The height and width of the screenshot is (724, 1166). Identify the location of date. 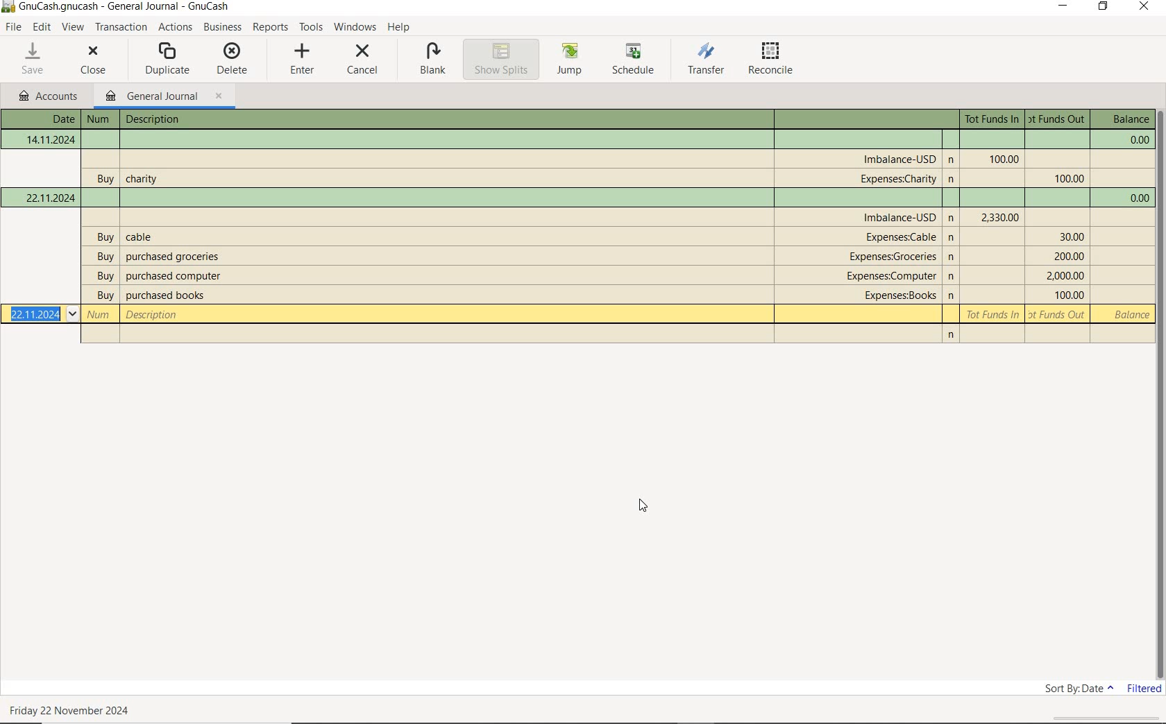
(71, 710).